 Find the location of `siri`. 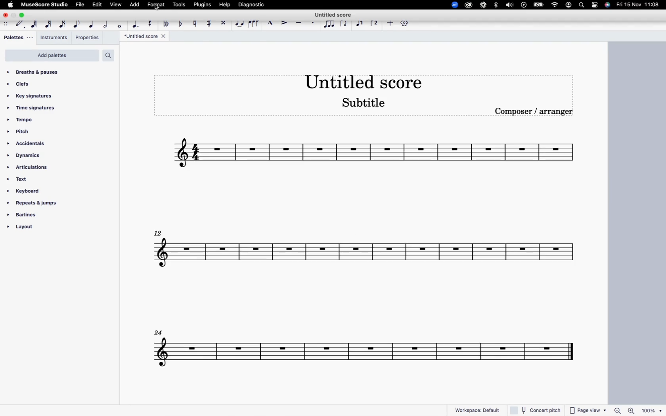

siri is located at coordinates (607, 6).